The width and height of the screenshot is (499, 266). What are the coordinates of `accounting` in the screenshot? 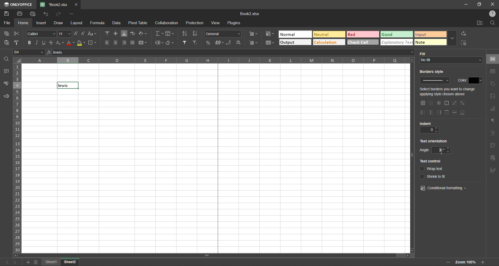 It's located at (220, 43).